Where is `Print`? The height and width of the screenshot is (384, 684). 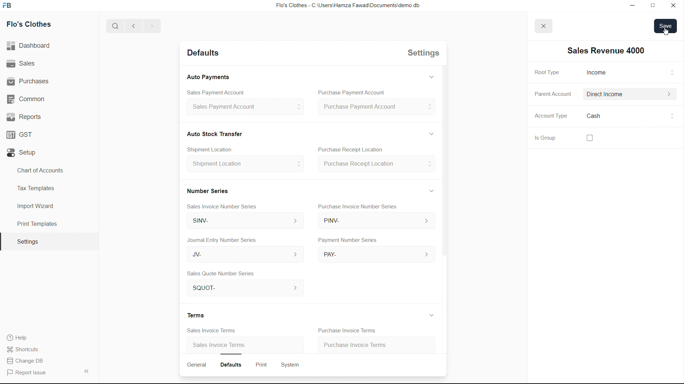
Print is located at coordinates (262, 364).